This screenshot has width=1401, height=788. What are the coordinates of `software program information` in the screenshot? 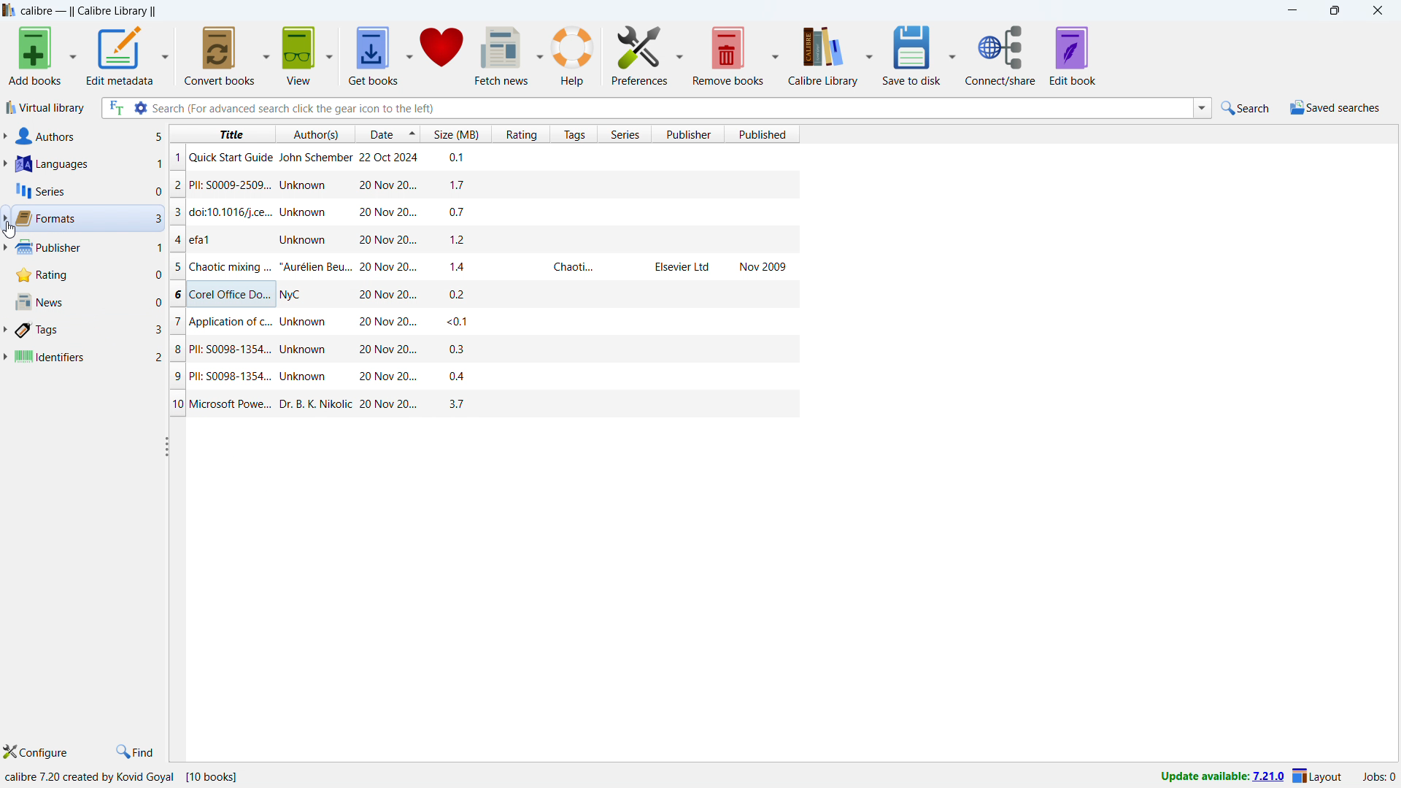 It's located at (122, 778).